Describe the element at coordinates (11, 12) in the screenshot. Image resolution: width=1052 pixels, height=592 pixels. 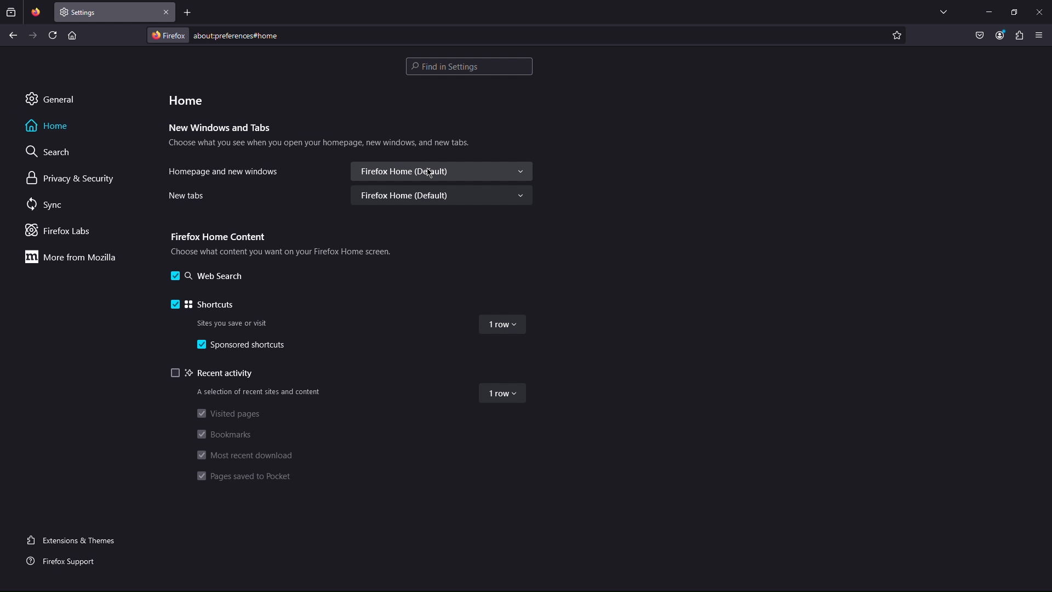
I see `Past browsing` at that location.